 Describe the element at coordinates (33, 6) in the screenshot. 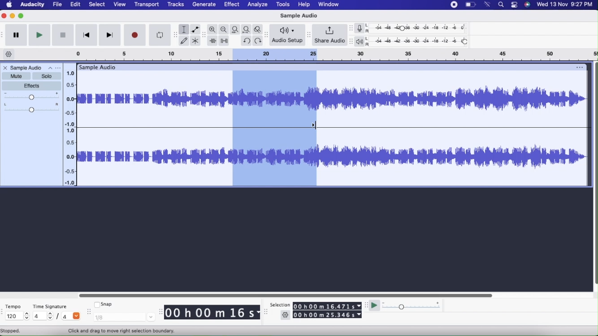

I see `Audacity` at that location.